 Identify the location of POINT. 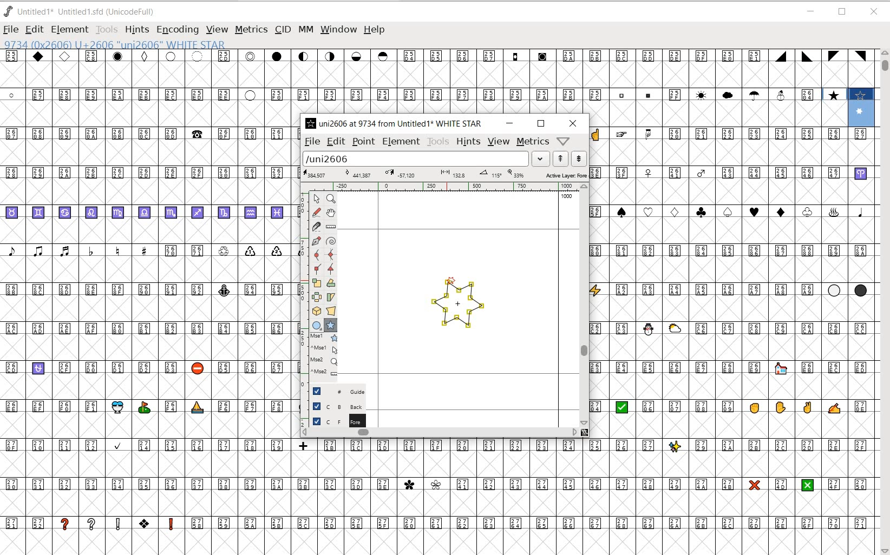
(363, 142).